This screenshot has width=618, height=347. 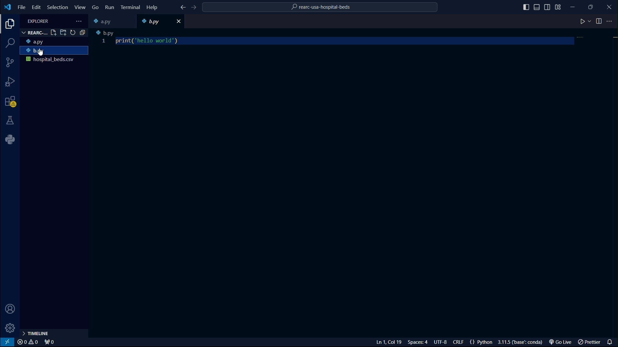 I want to click on problems, so click(x=28, y=342).